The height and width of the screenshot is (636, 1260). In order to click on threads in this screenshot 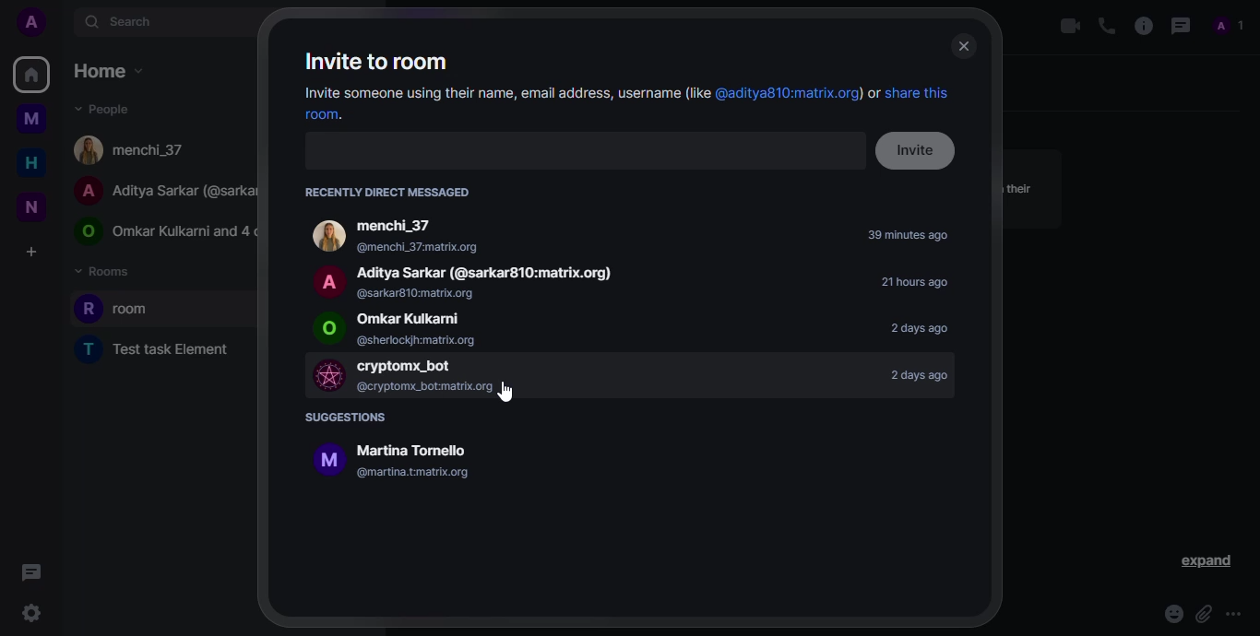, I will do `click(30, 572)`.